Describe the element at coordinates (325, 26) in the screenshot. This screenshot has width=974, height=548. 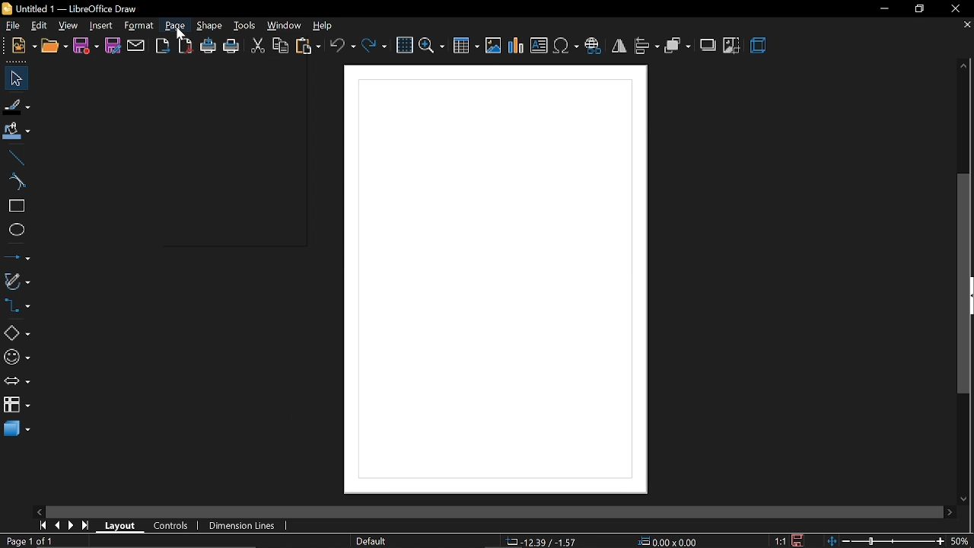
I see `help` at that location.